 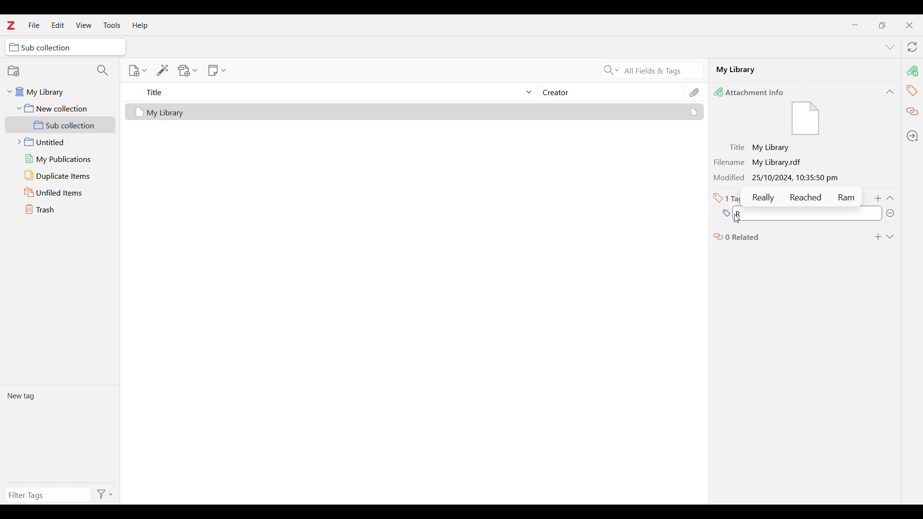 What do you see at coordinates (855, 25) in the screenshot?
I see `Minimize` at bounding box center [855, 25].